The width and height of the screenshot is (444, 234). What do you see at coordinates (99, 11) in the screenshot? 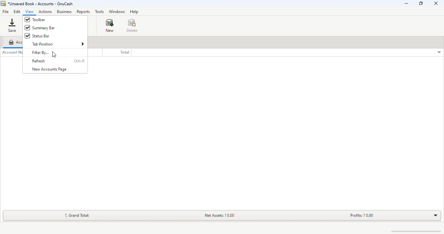
I see `tools` at bounding box center [99, 11].